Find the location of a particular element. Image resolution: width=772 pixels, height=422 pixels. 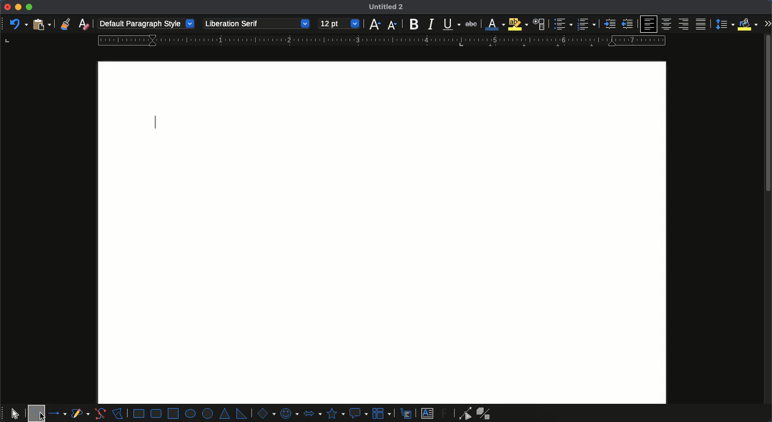

curves and polygons is located at coordinates (80, 414).